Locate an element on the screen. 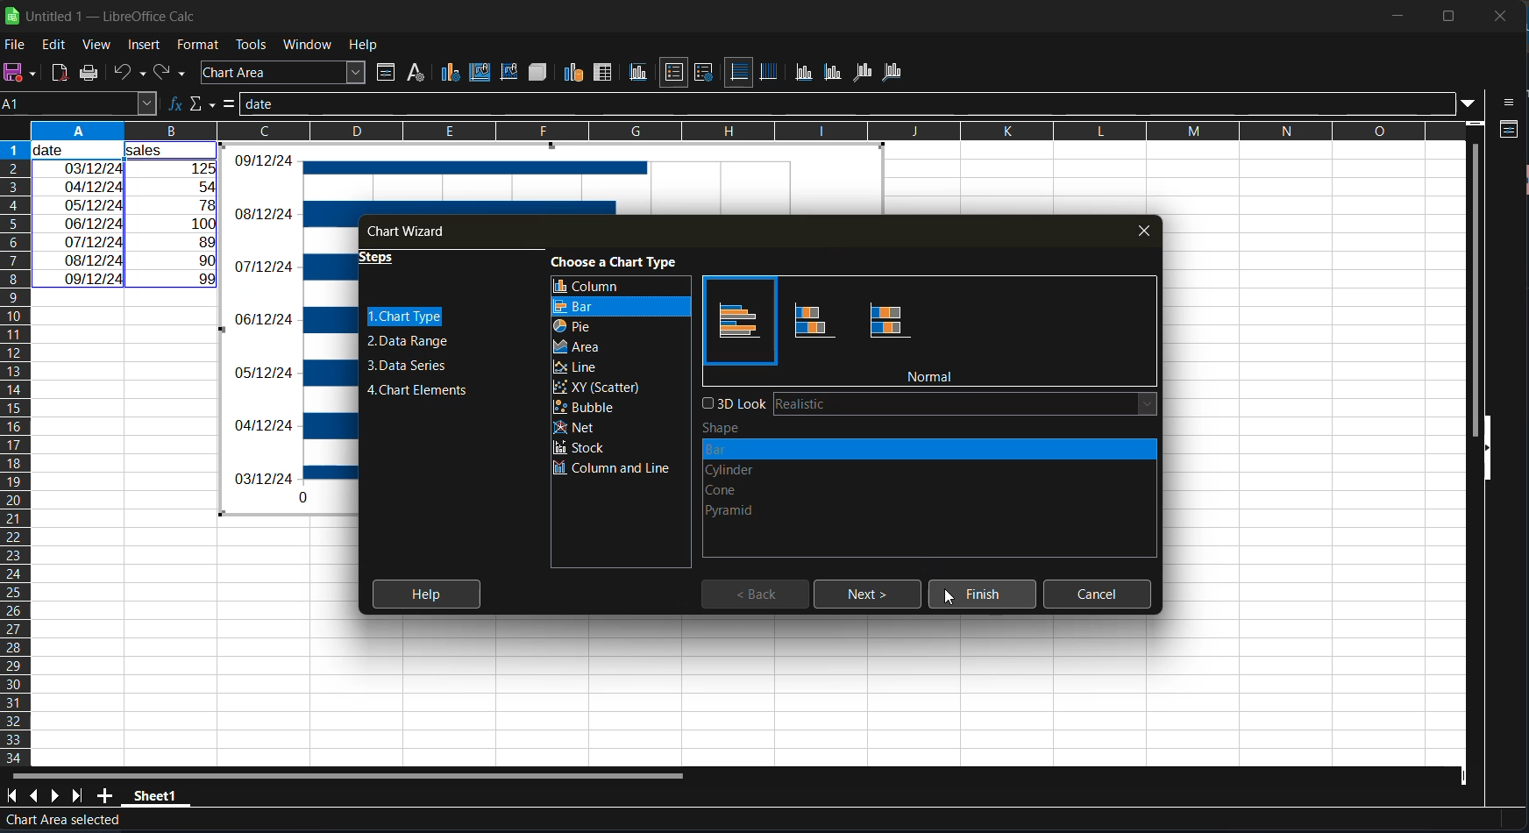 The width and height of the screenshot is (1529, 833). app name and file name is located at coordinates (103, 13).